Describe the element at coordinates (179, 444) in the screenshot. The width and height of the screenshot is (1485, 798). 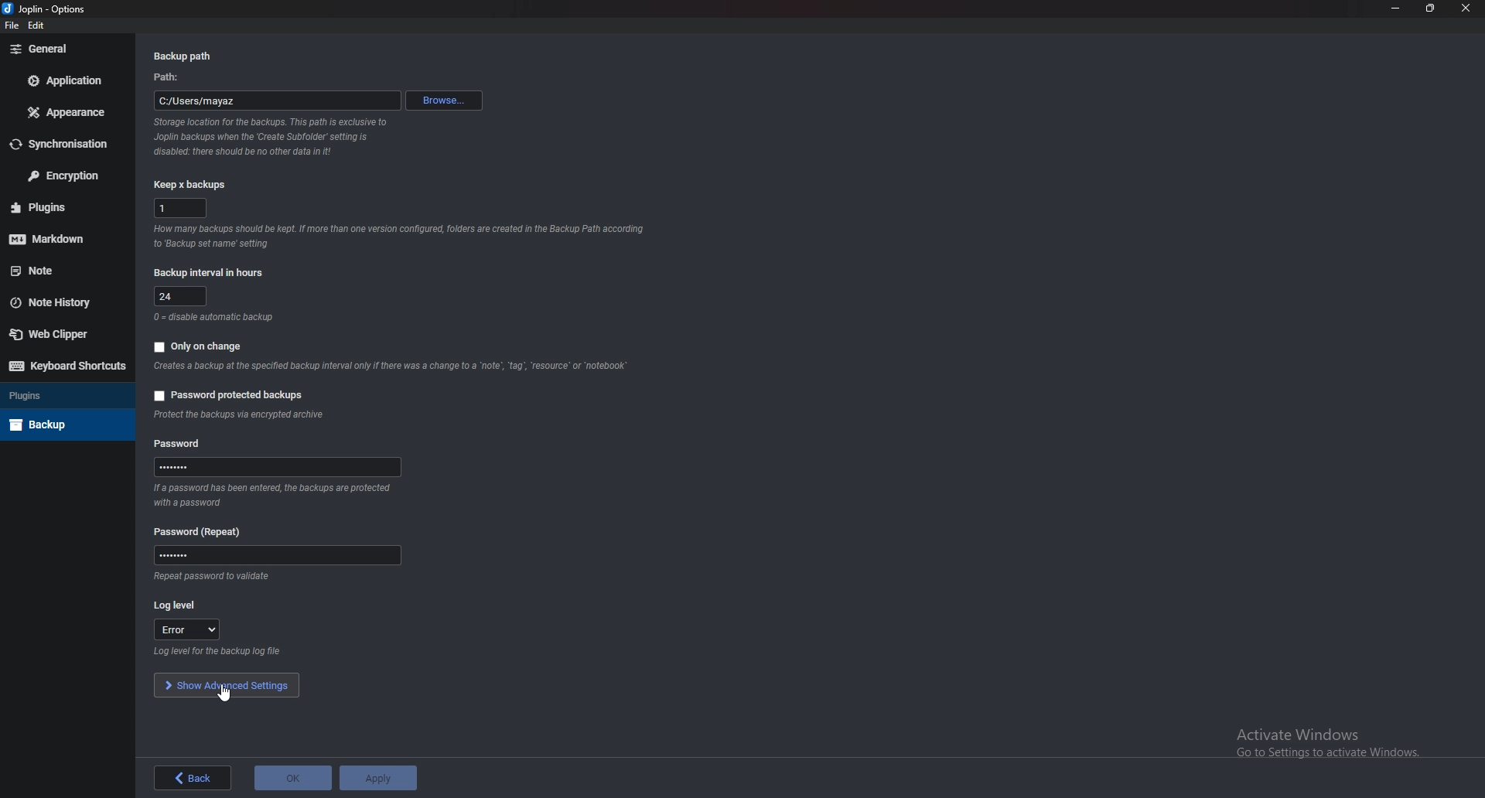
I see `Password` at that location.